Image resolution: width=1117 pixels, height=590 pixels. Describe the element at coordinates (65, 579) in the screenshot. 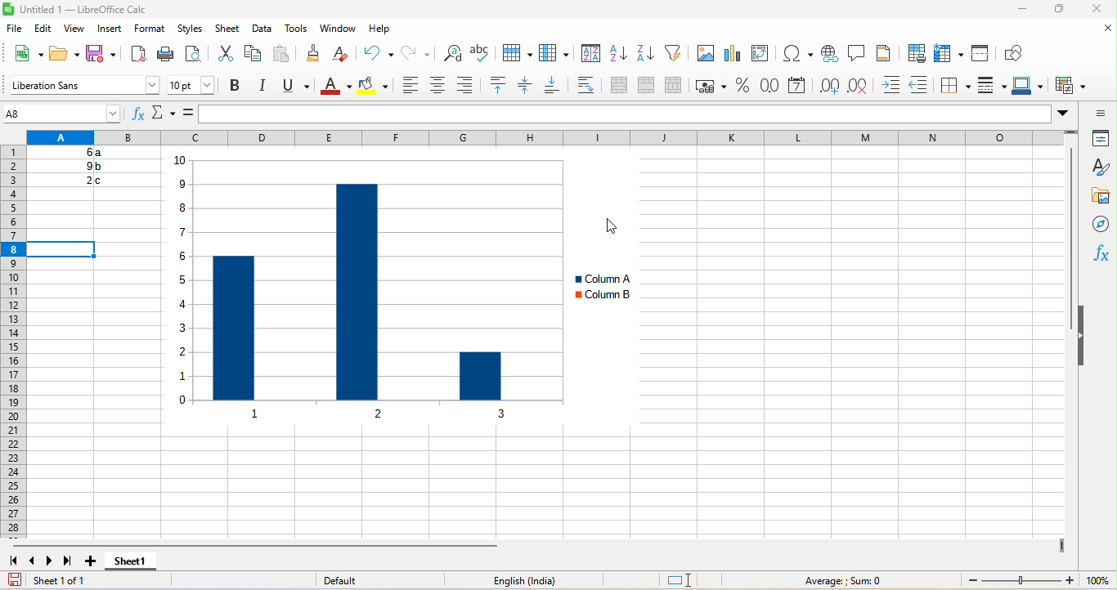

I see `sheet 1 of 1` at that location.